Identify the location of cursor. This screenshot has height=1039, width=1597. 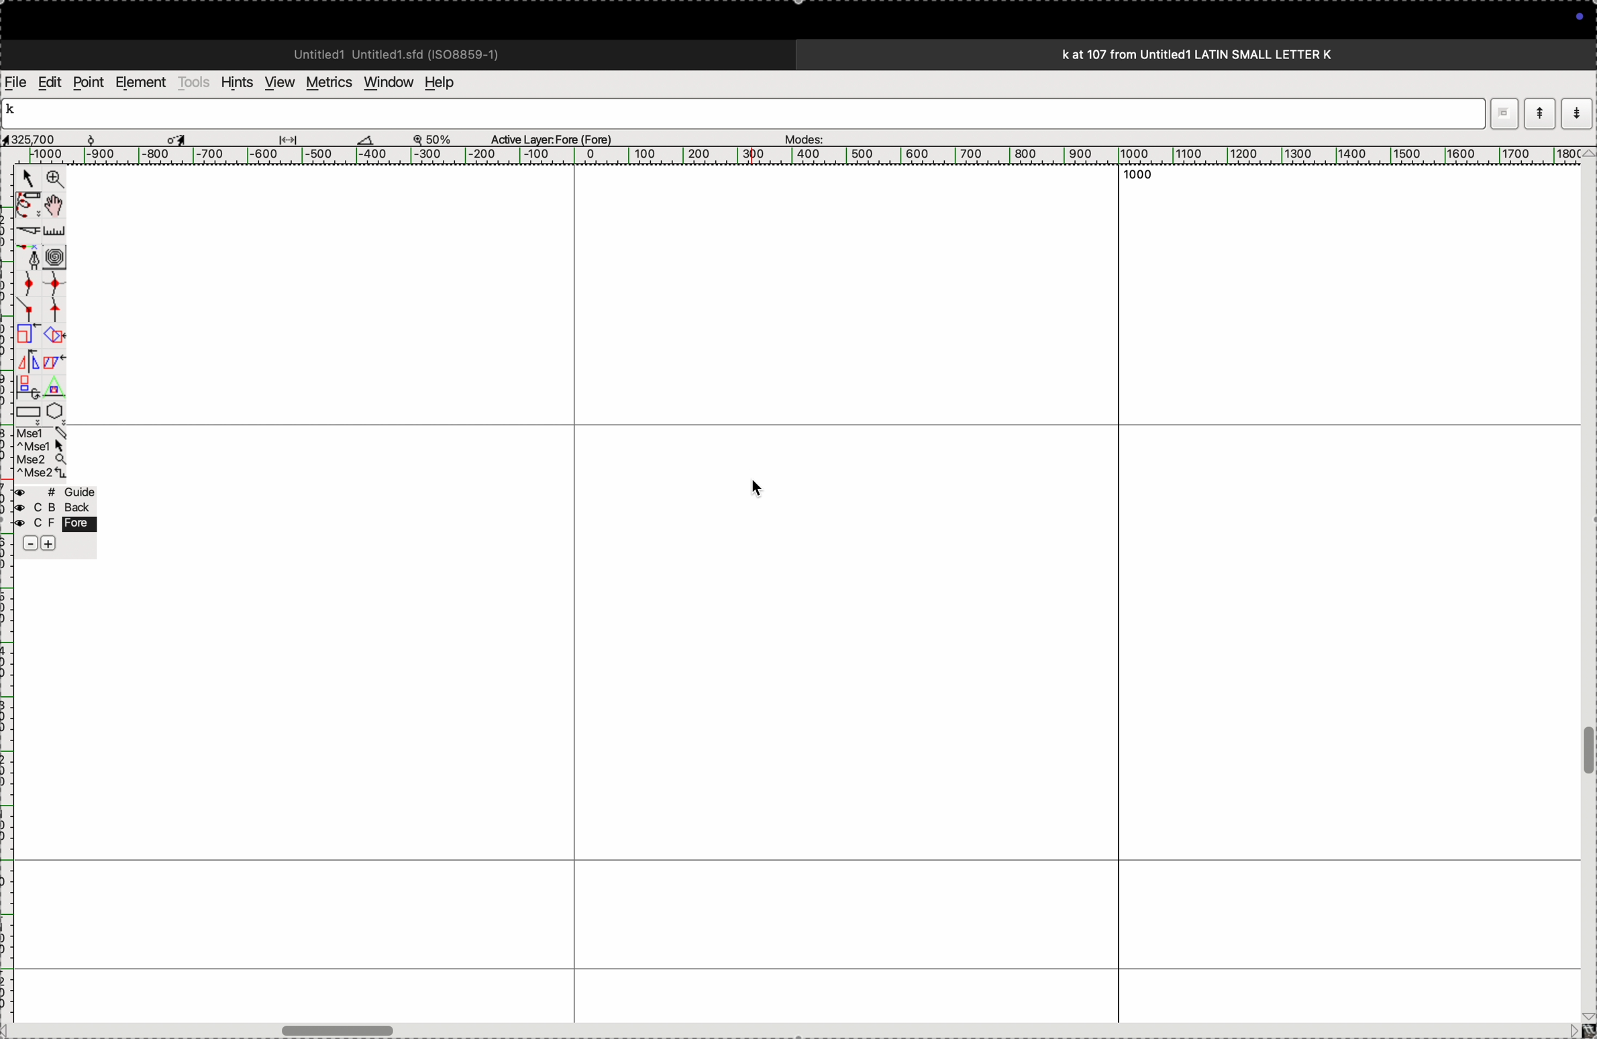
(759, 490).